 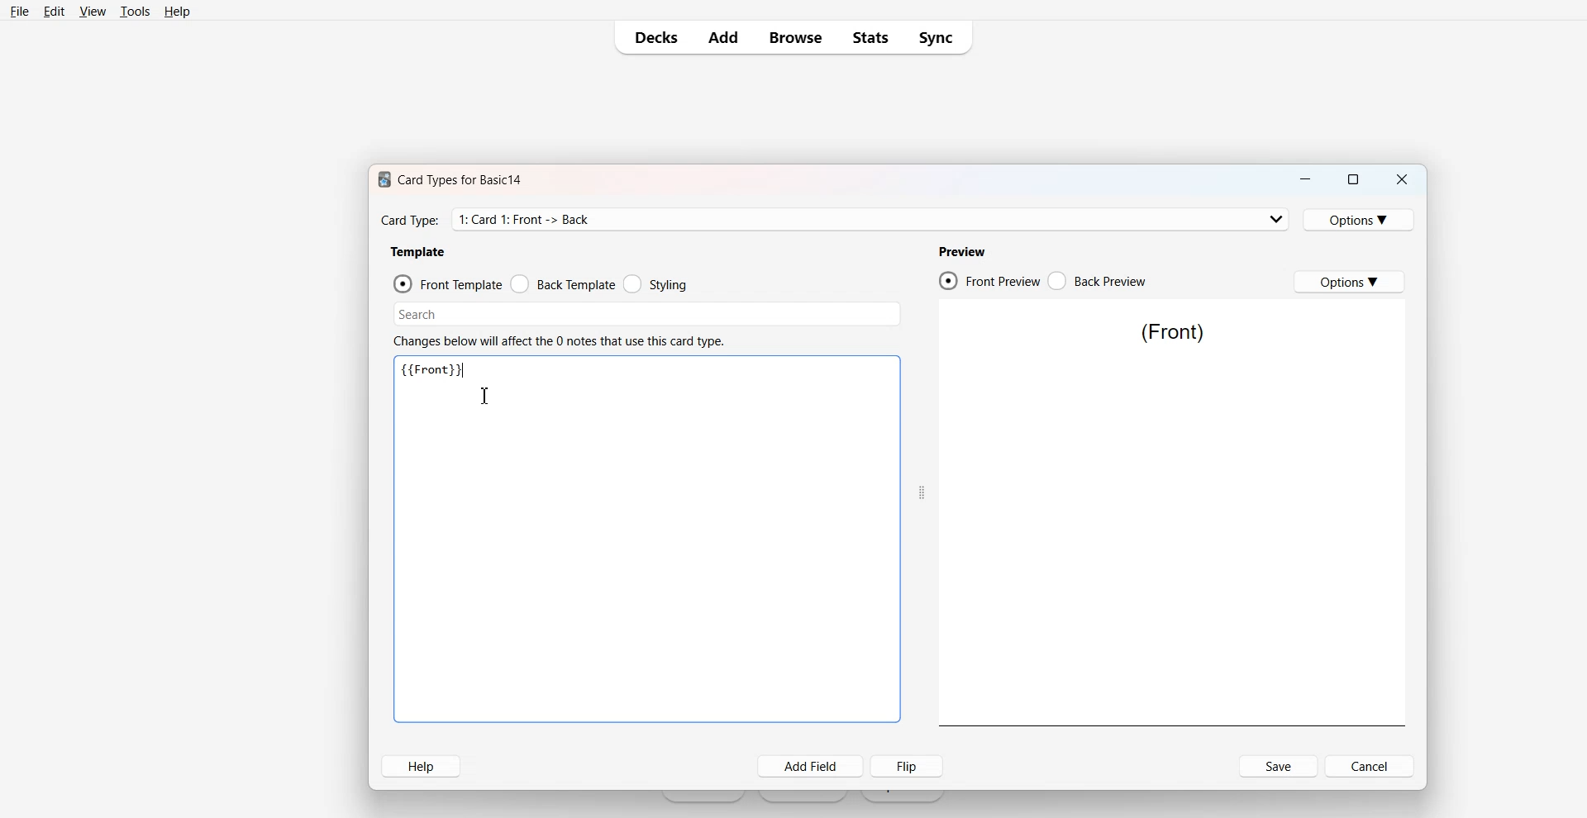 I want to click on Options, so click(x=1359, y=220).